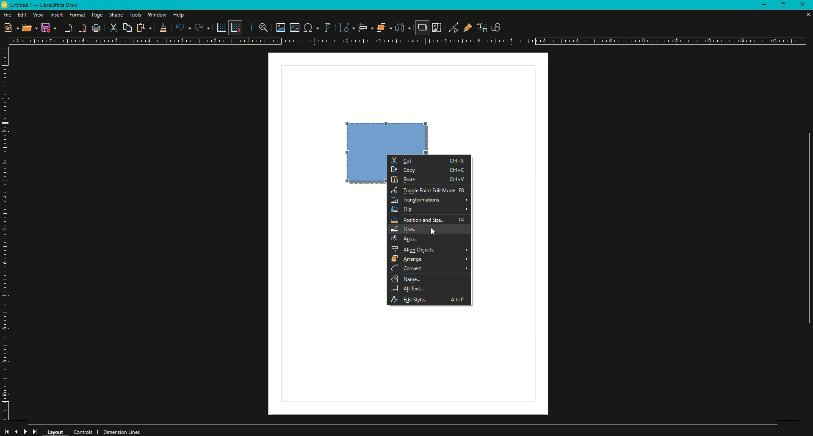  Describe the element at coordinates (235, 28) in the screenshot. I see `Snap to Grid` at that location.